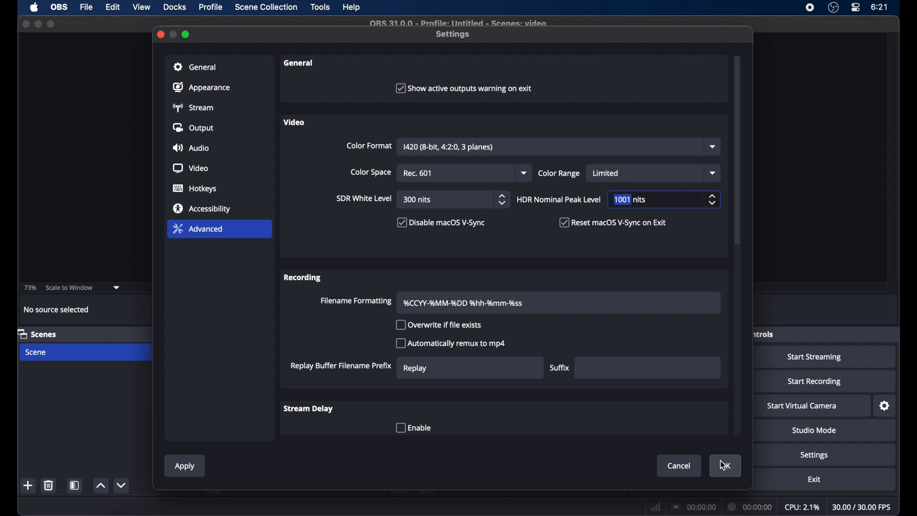 The image size is (917, 516). What do you see at coordinates (654, 506) in the screenshot?
I see `network` at bounding box center [654, 506].